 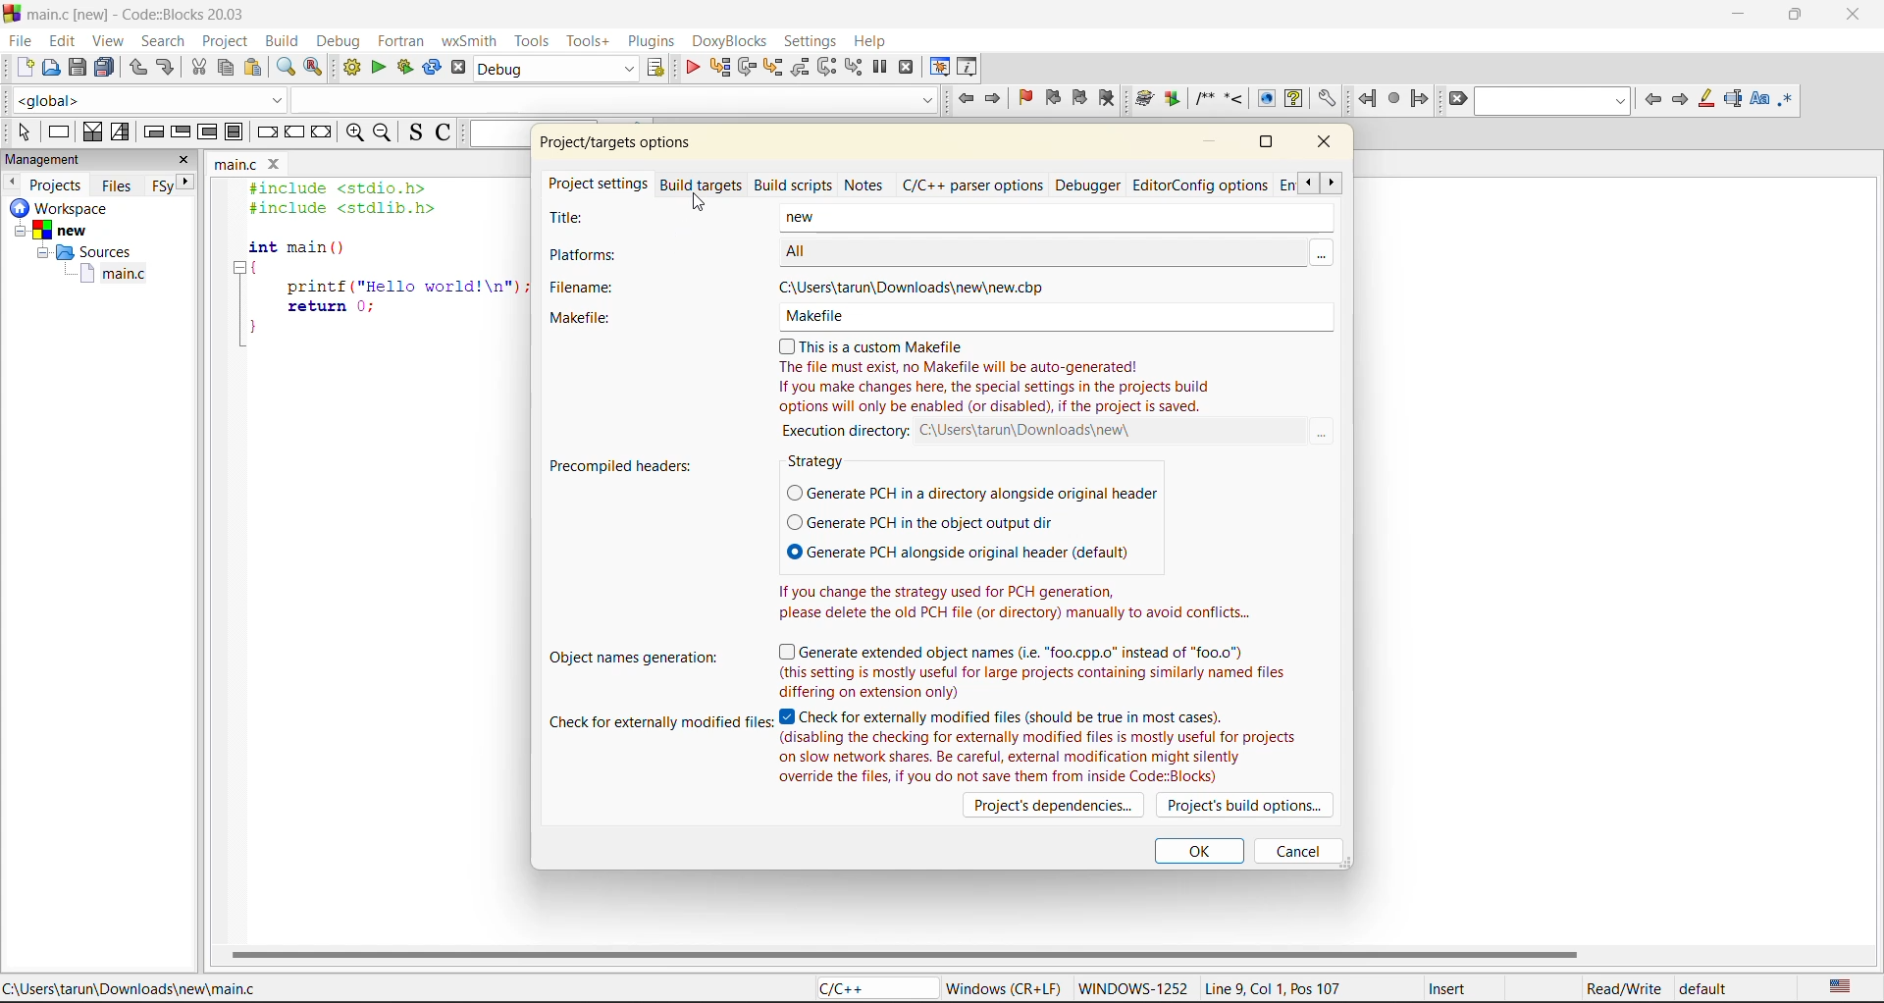 I want to click on edit, so click(x=63, y=41).